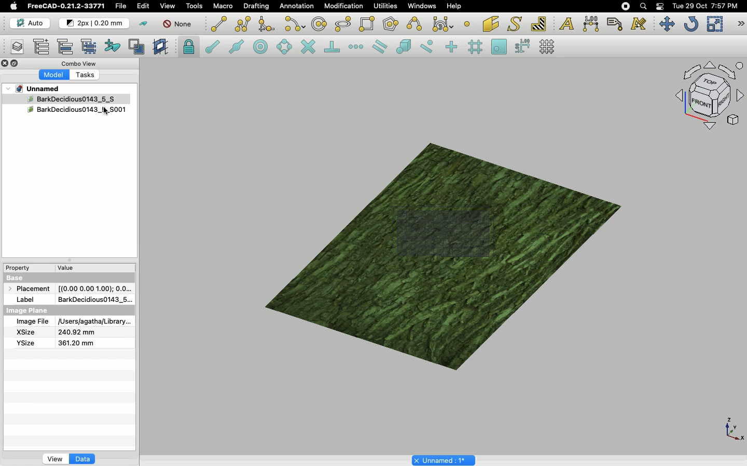 Image resolution: width=747 pixels, height=466 pixels. What do you see at coordinates (194, 6) in the screenshot?
I see `Tools` at bounding box center [194, 6].